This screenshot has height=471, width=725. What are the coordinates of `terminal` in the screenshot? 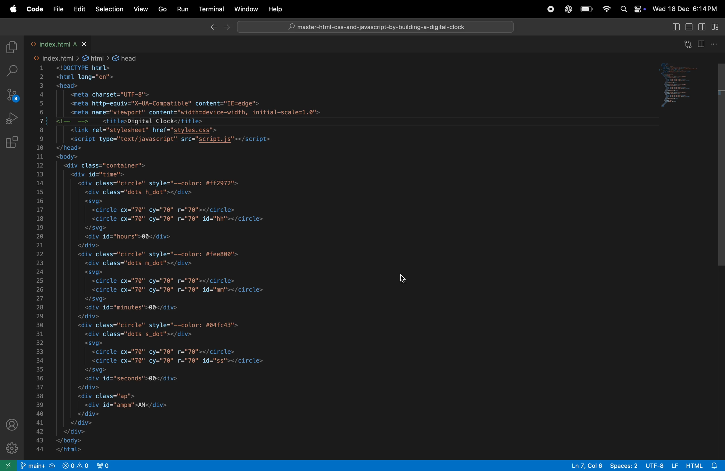 It's located at (212, 9).